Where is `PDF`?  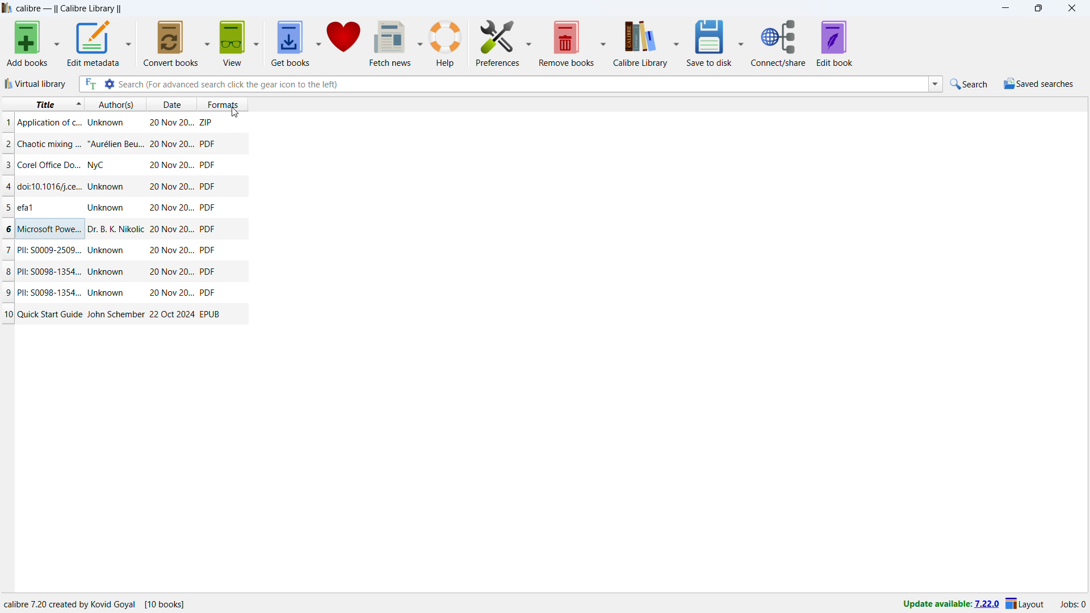 PDF is located at coordinates (207, 144).